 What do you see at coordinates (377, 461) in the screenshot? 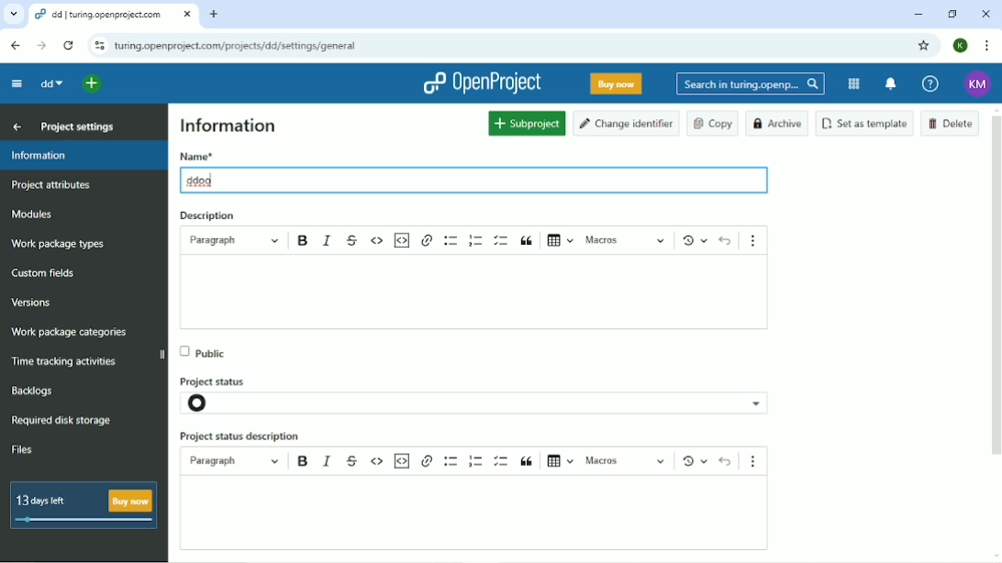
I see `code` at bounding box center [377, 461].